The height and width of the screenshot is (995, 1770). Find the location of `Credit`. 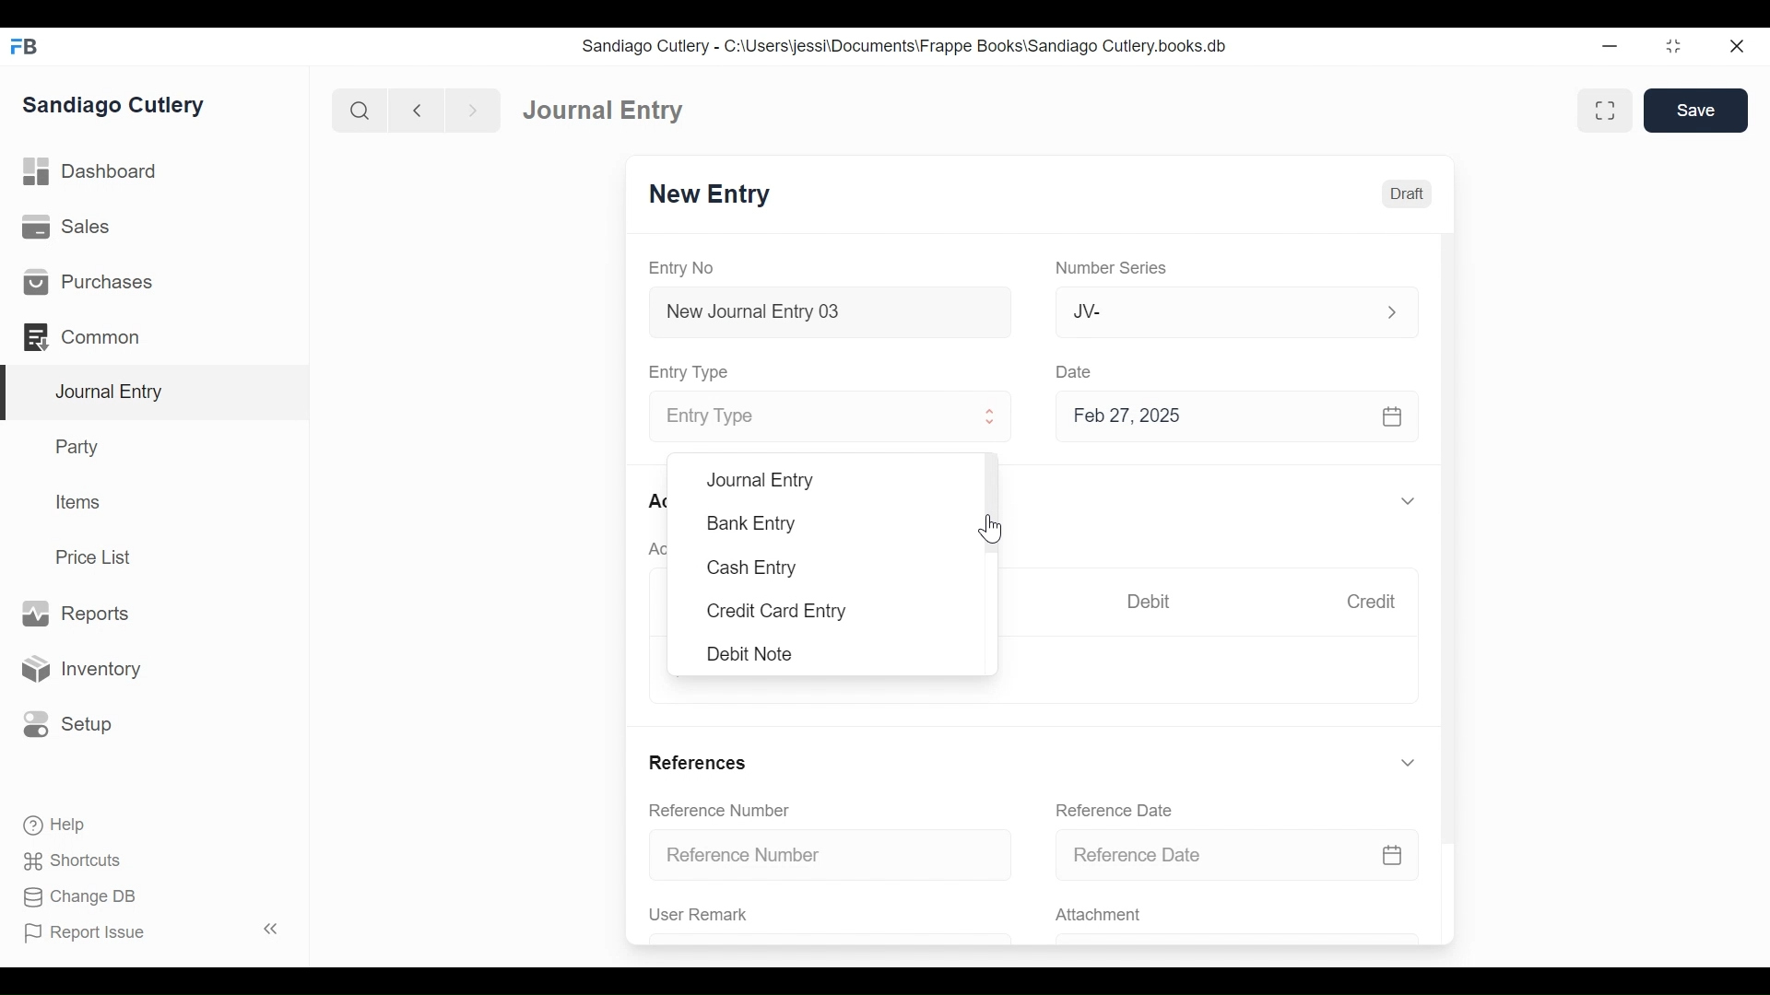

Credit is located at coordinates (1374, 602).